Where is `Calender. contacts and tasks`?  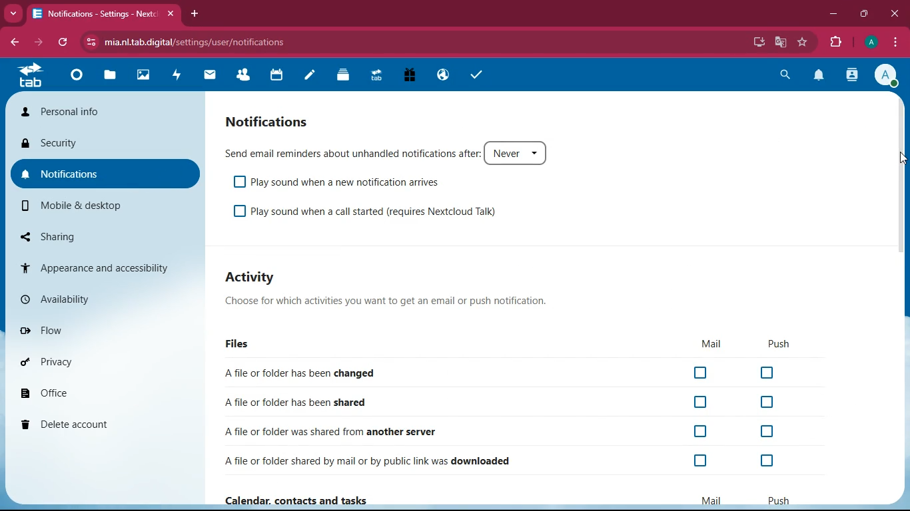
Calender. contacts and tasks is located at coordinates (295, 500).